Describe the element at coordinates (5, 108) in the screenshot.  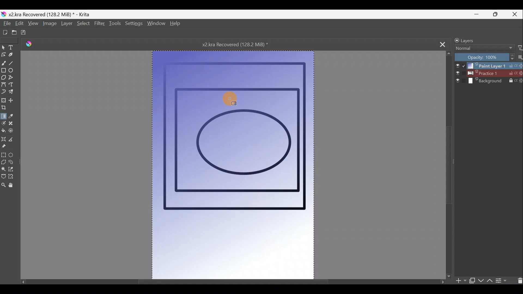
I see `Crop the image to an area` at that location.